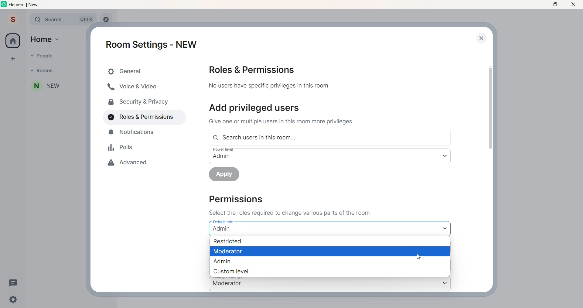 The width and height of the screenshot is (583, 308). Describe the element at coordinates (141, 117) in the screenshot. I see `roles and permissions` at that location.